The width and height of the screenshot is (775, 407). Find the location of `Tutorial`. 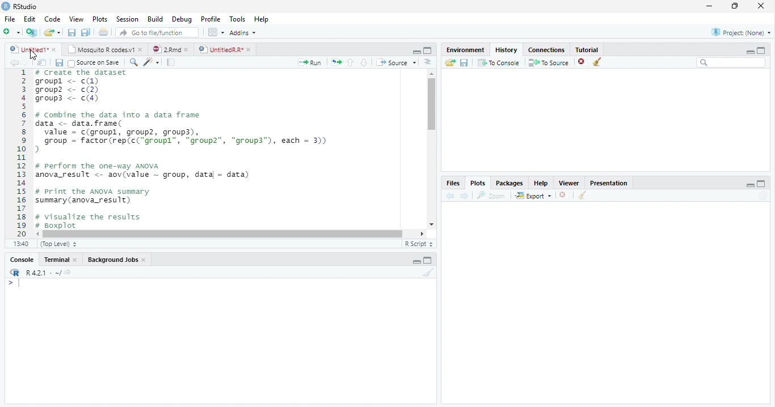

Tutorial is located at coordinates (588, 49).